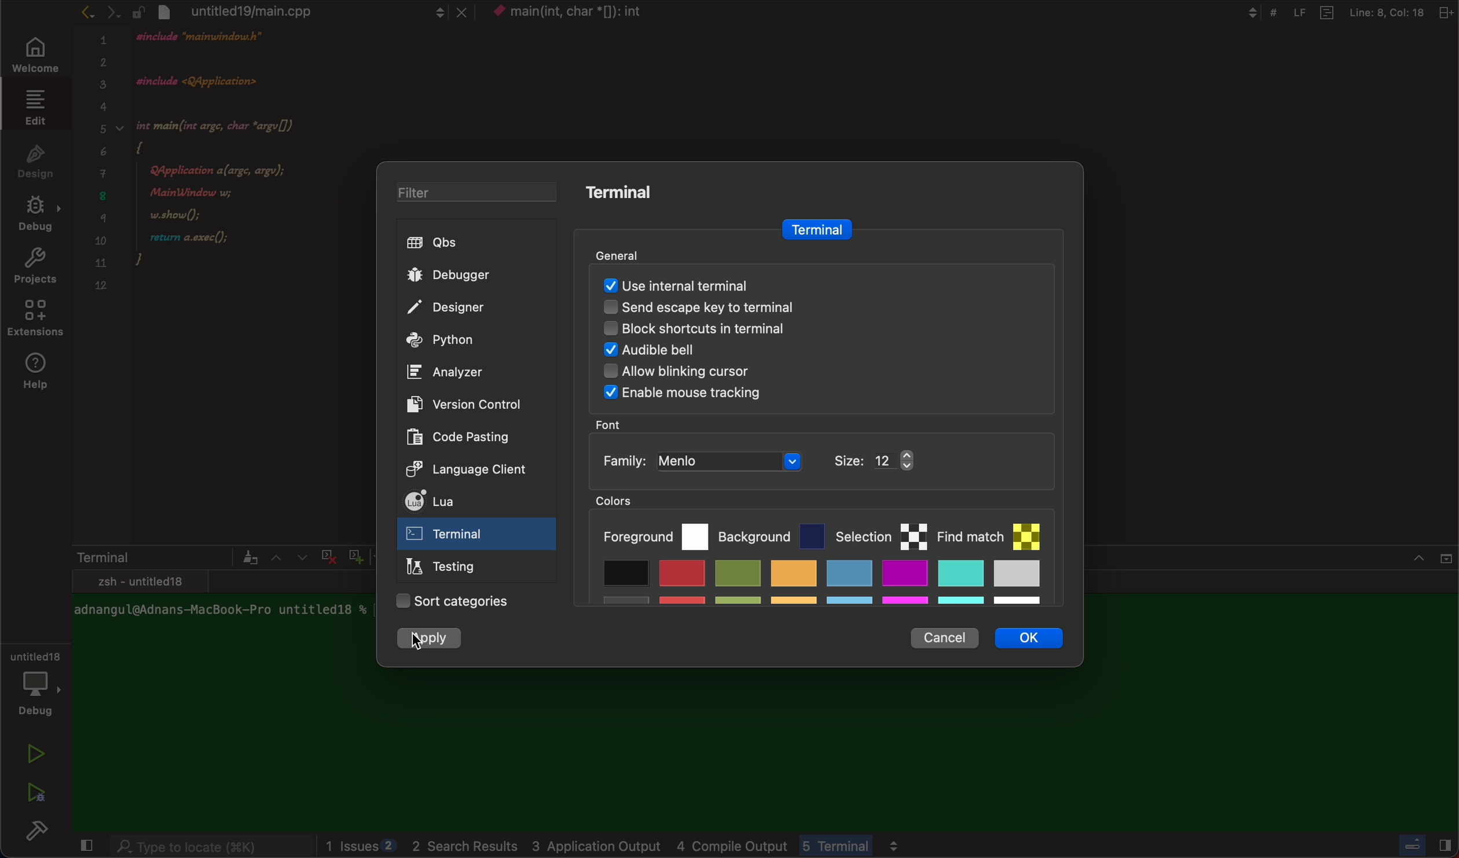 The image size is (1459, 858). I want to click on font famioly, so click(781, 461).